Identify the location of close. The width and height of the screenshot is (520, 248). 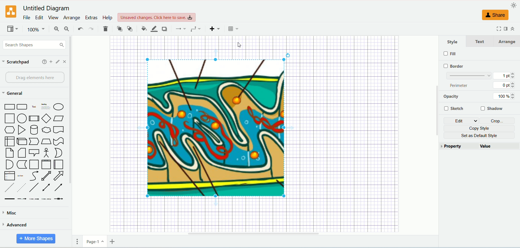
(66, 62).